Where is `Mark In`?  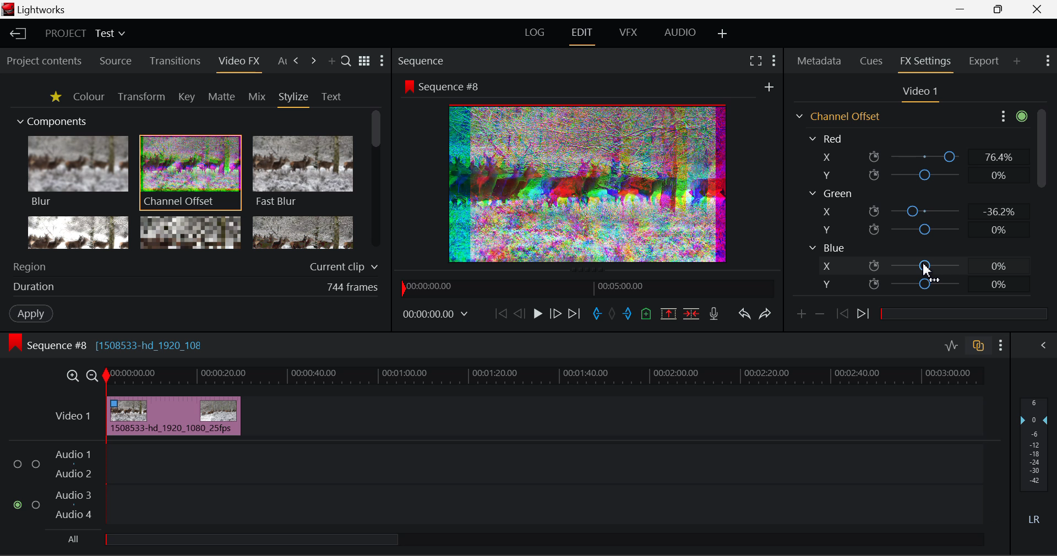
Mark In is located at coordinates (597, 314).